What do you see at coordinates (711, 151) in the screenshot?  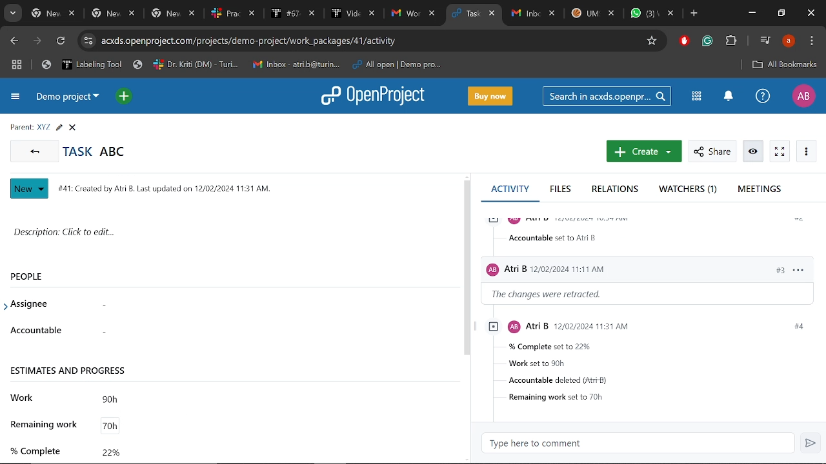 I see `Share` at bounding box center [711, 151].